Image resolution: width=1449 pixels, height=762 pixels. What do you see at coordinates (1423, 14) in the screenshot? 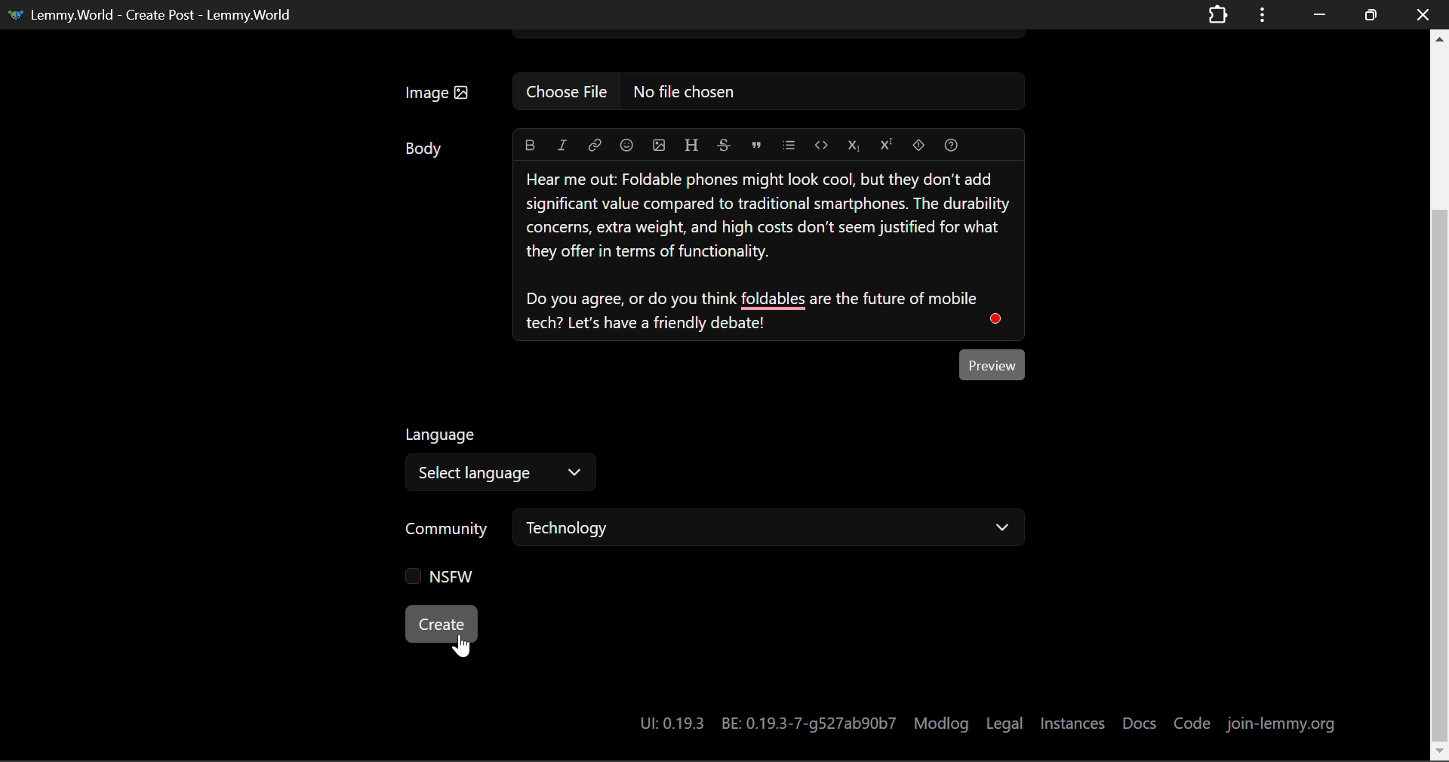
I see `Close Window` at bounding box center [1423, 14].